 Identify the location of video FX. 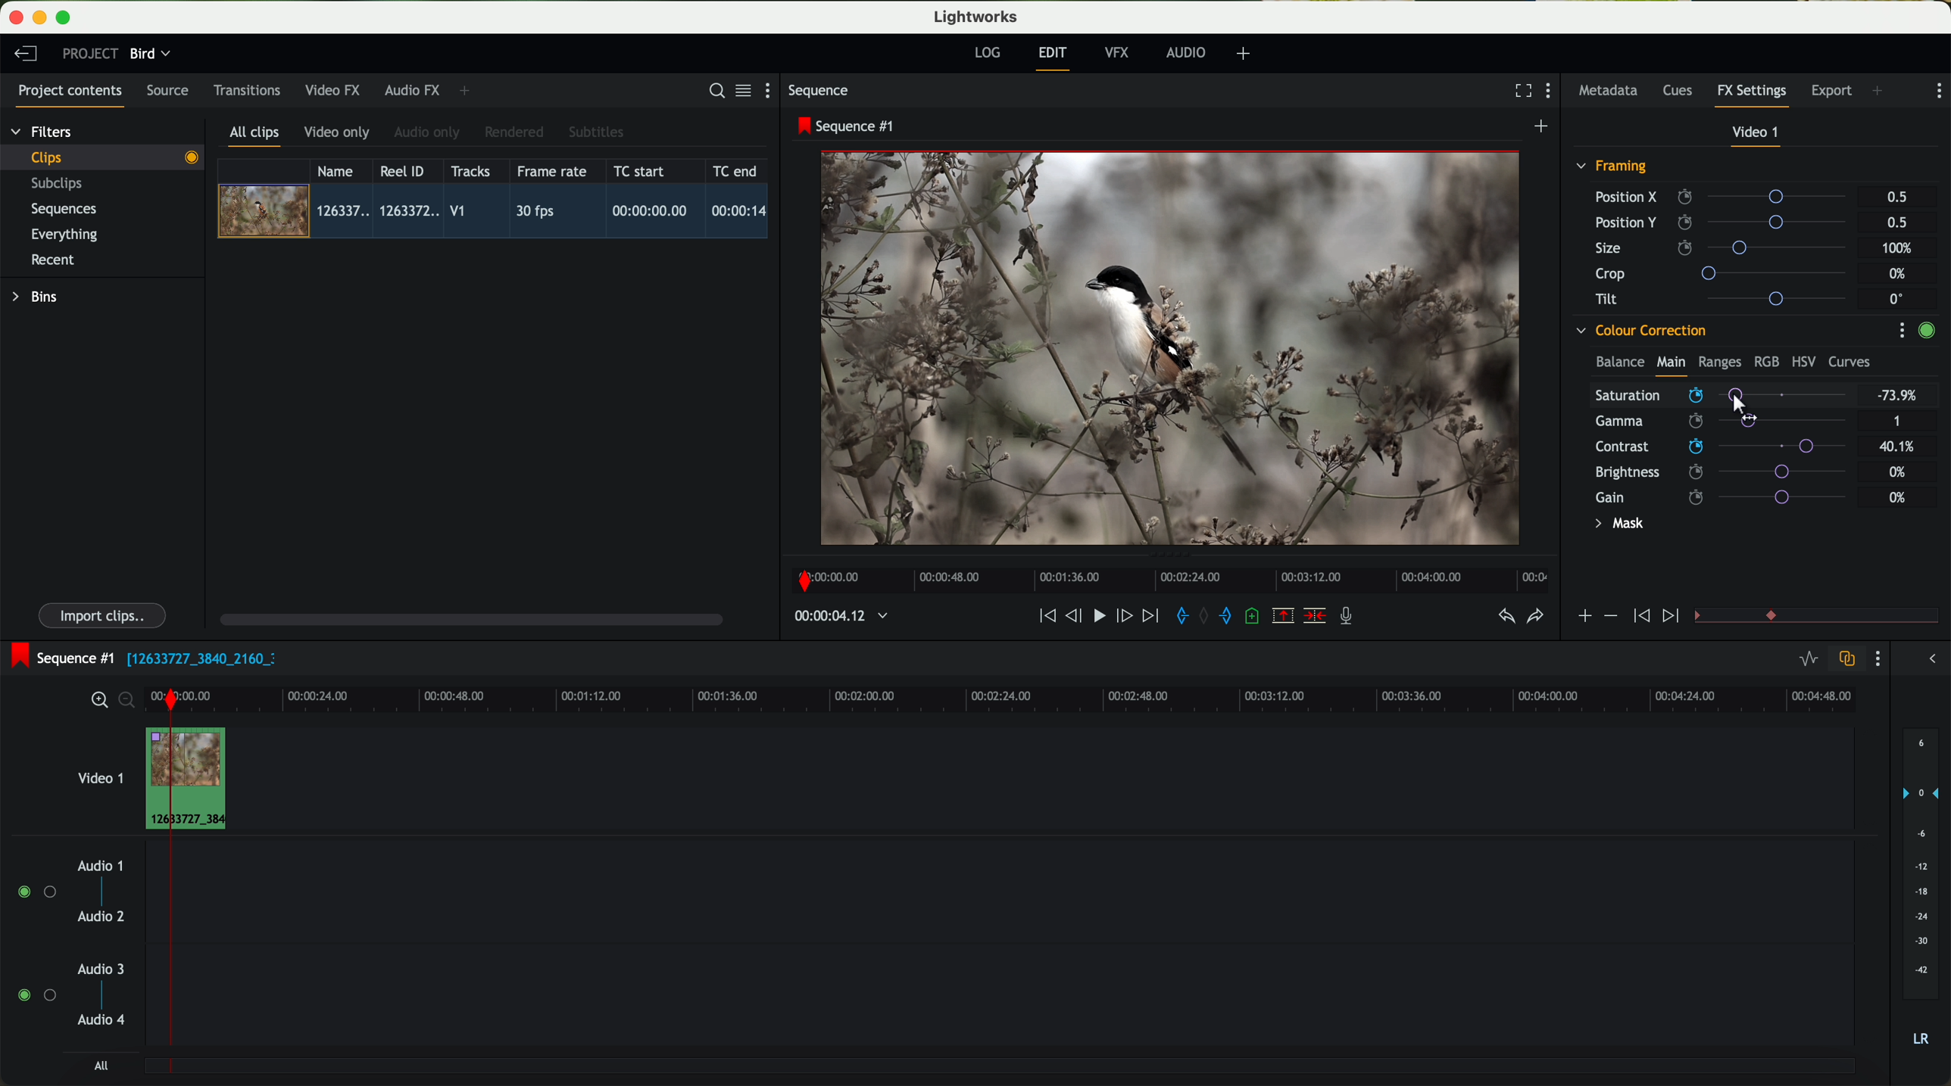
(336, 90).